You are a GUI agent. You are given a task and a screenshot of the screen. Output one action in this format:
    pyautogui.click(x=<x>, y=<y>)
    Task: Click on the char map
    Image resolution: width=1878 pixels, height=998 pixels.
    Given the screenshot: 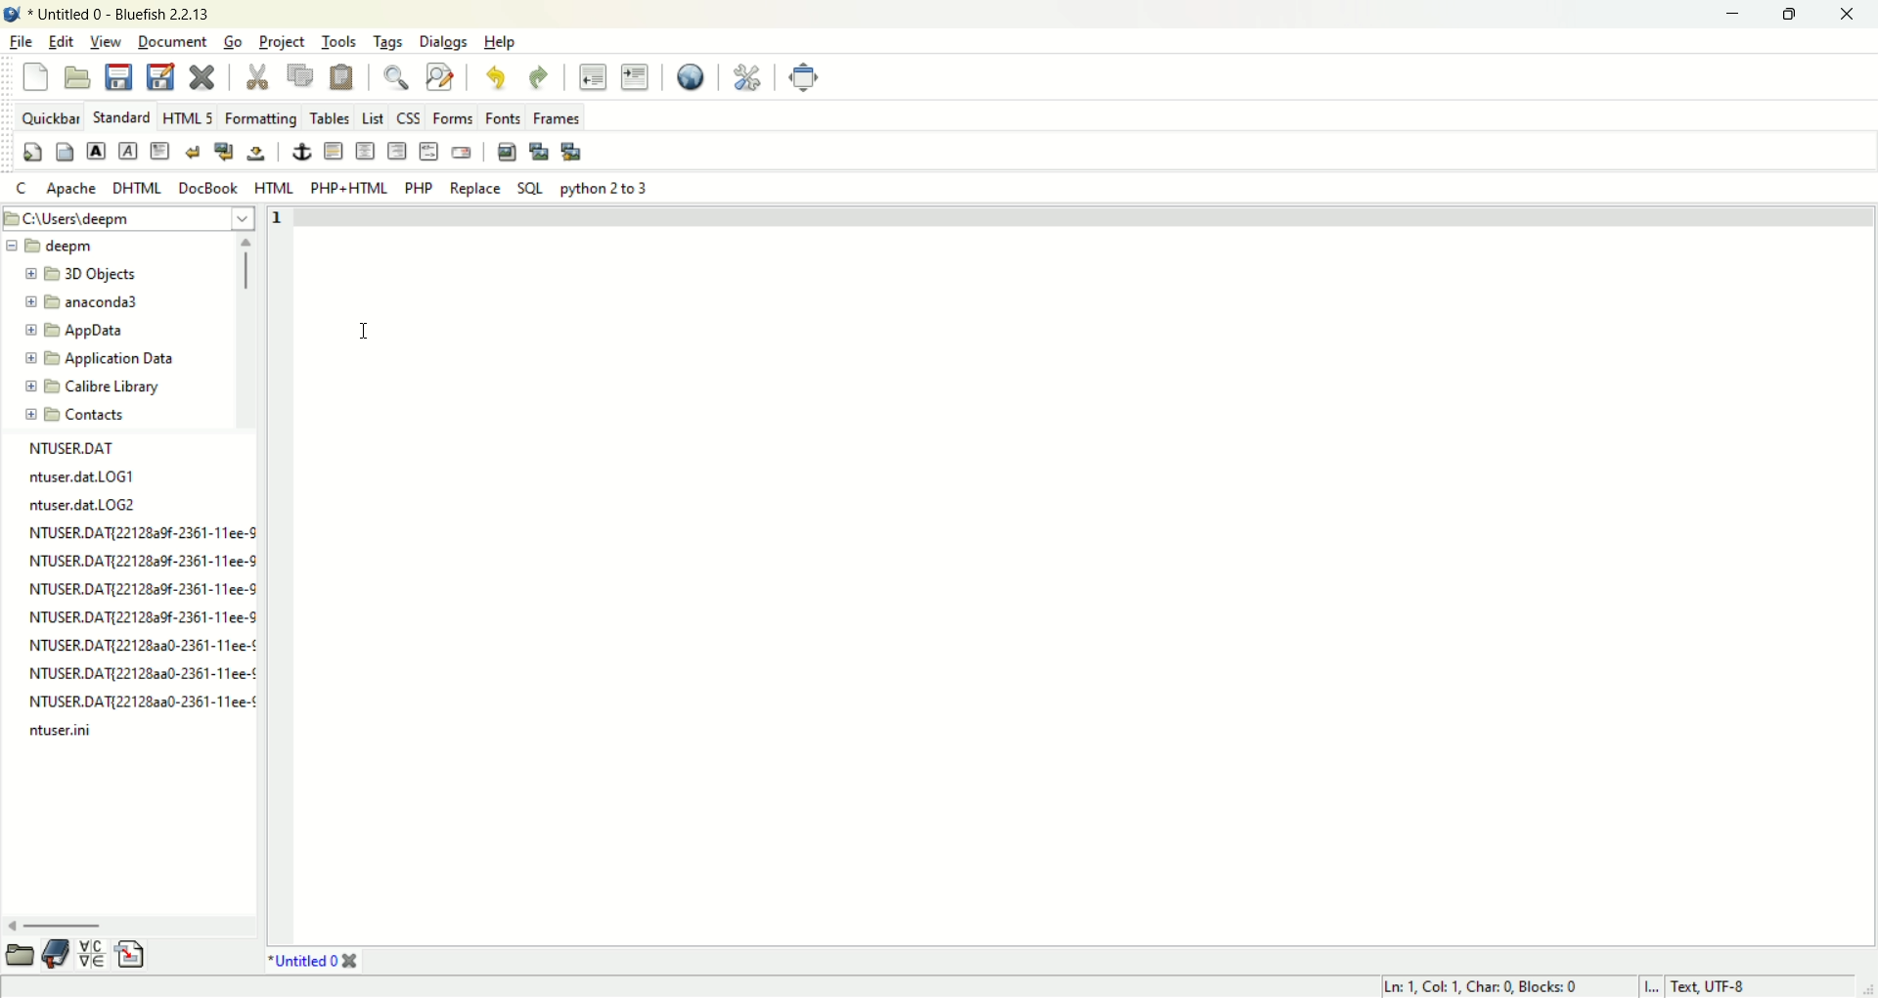 What is the action you would take?
    pyautogui.click(x=92, y=951)
    